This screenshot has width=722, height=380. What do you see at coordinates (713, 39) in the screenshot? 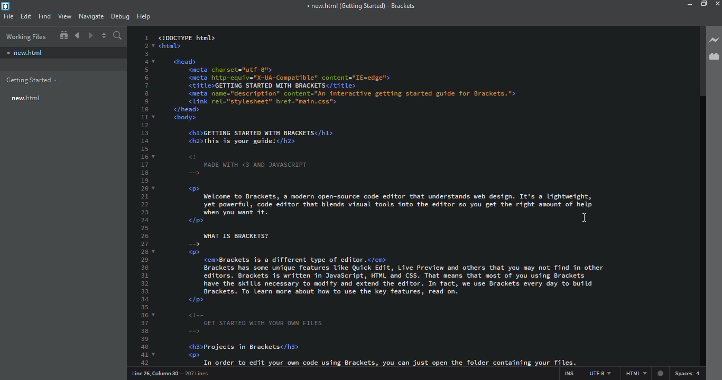
I see `live preview` at bounding box center [713, 39].